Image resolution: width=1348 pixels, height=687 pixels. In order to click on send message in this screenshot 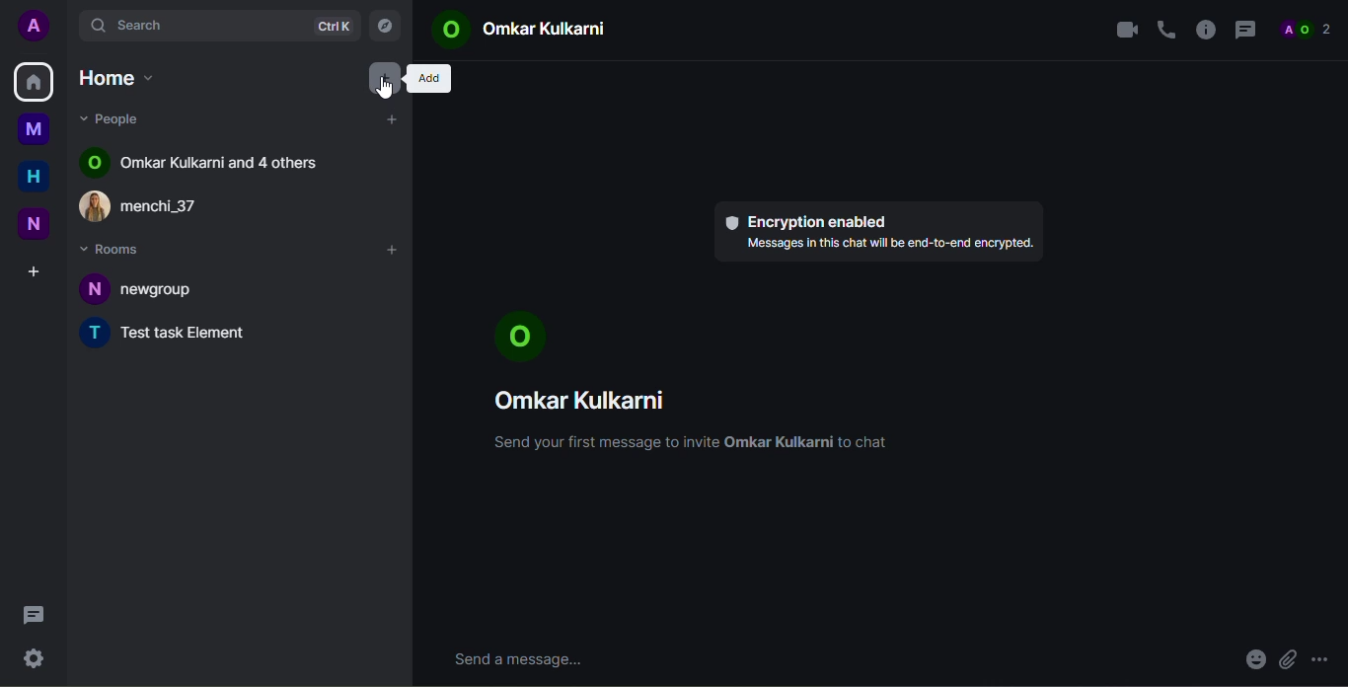, I will do `click(524, 659)`.